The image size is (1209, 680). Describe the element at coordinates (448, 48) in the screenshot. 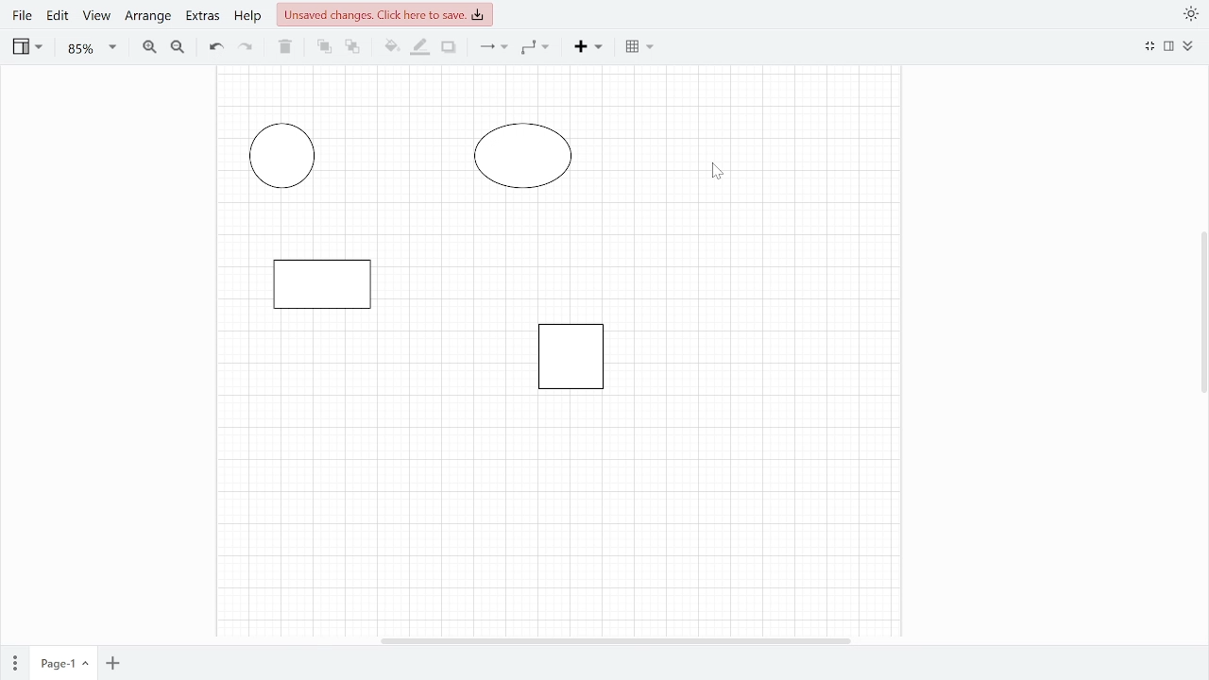

I see `Shadow` at that location.